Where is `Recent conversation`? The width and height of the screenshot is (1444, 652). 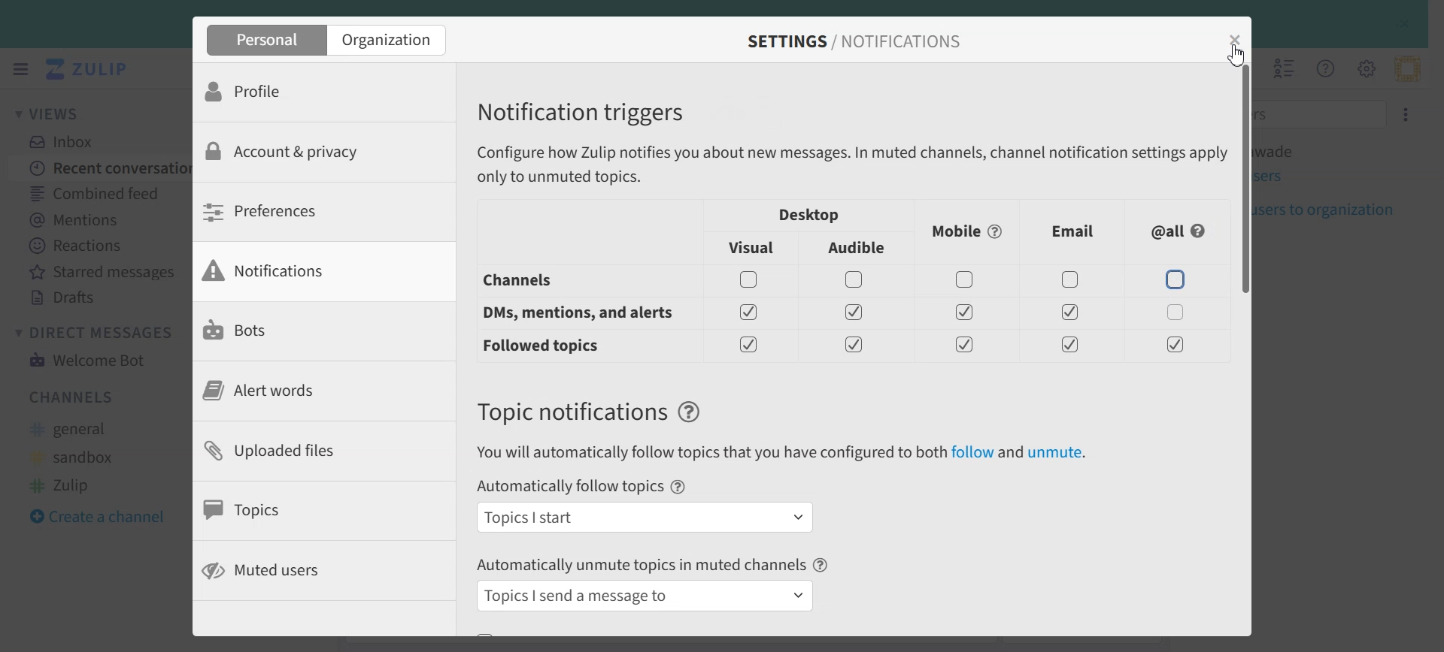
Recent conversation is located at coordinates (101, 167).